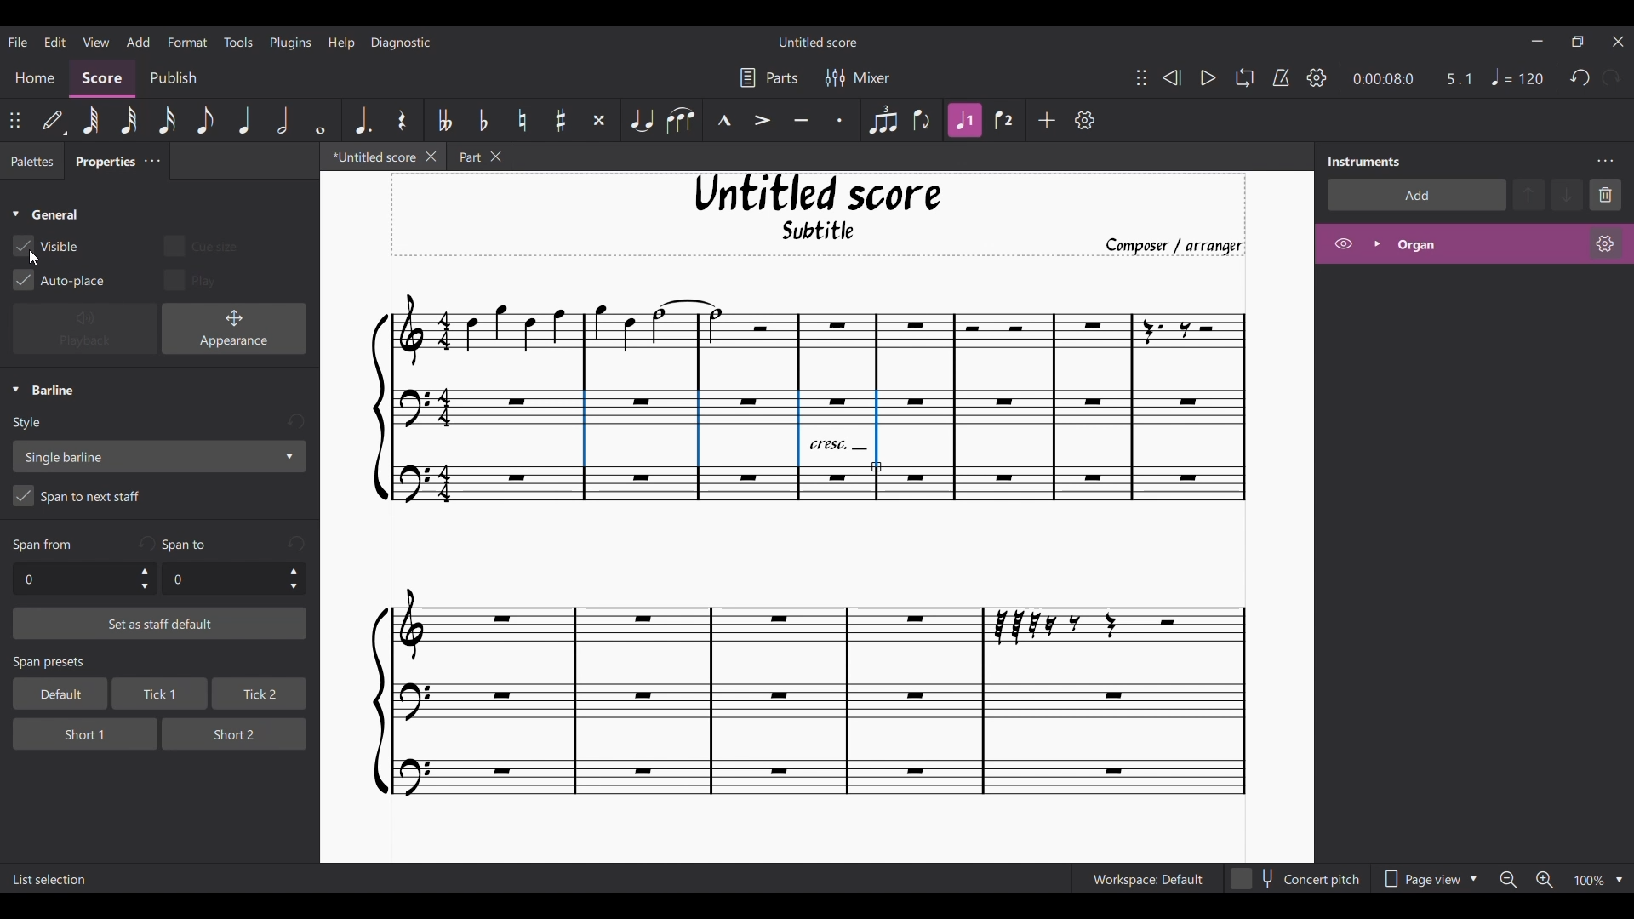 Image resolution: width=1634 pixels, height=919 pixels. Describe the element at coordinates (234, 328) in the screenshot. I see `Appearance` at that location.